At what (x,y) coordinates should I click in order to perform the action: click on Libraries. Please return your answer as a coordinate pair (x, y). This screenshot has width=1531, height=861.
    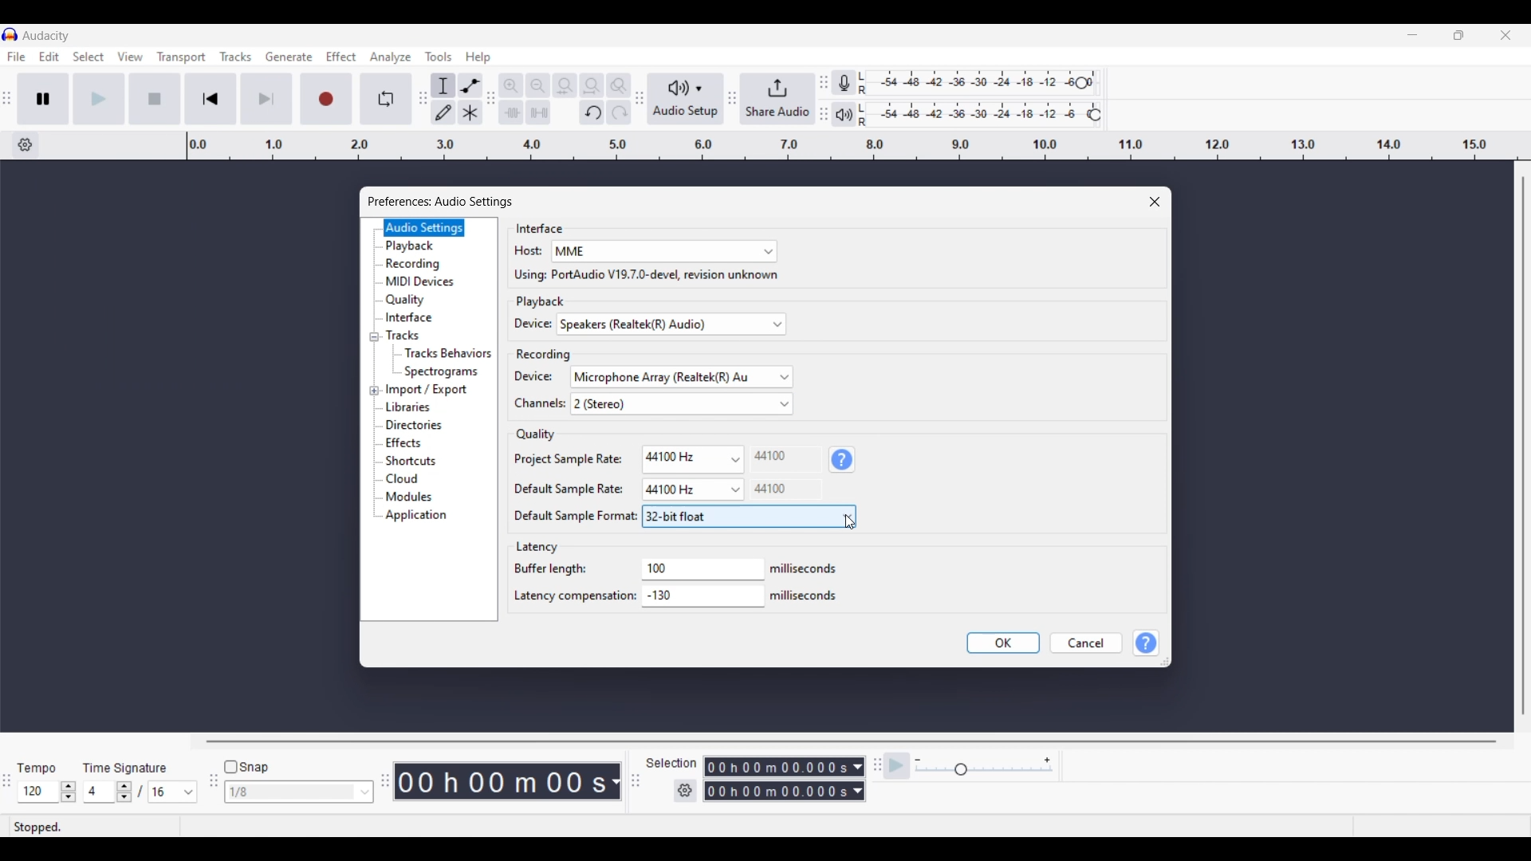
    Looking at the image, I should click on (431, 407).